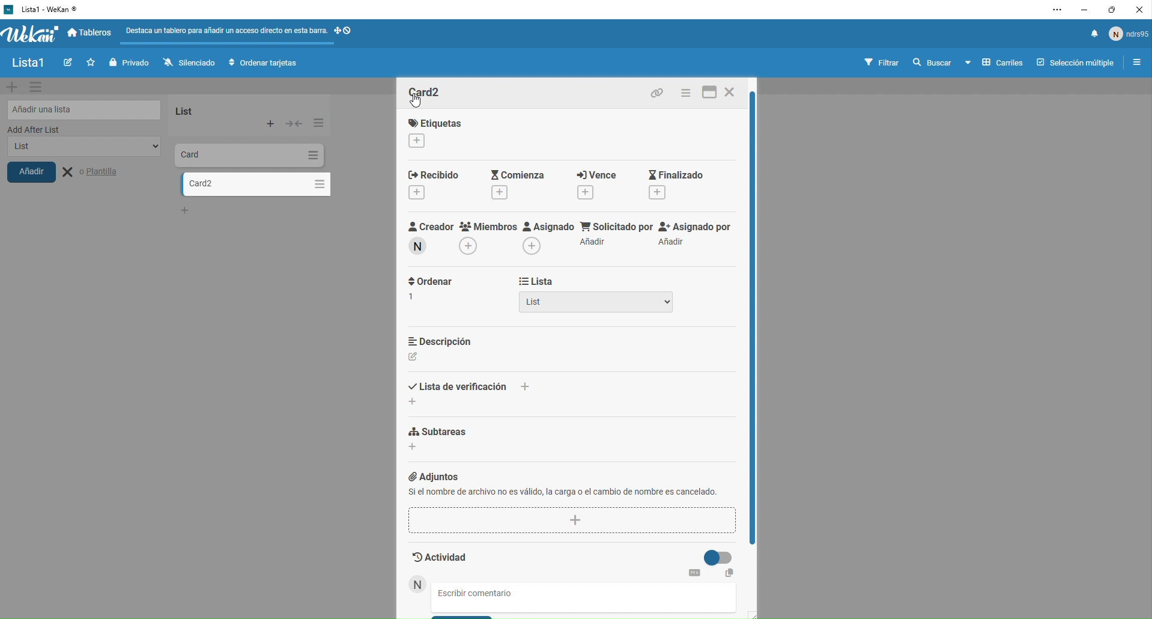 The height and width of the screenshot is (619, 1152). I want to click on Recibido, so click(438, 187).